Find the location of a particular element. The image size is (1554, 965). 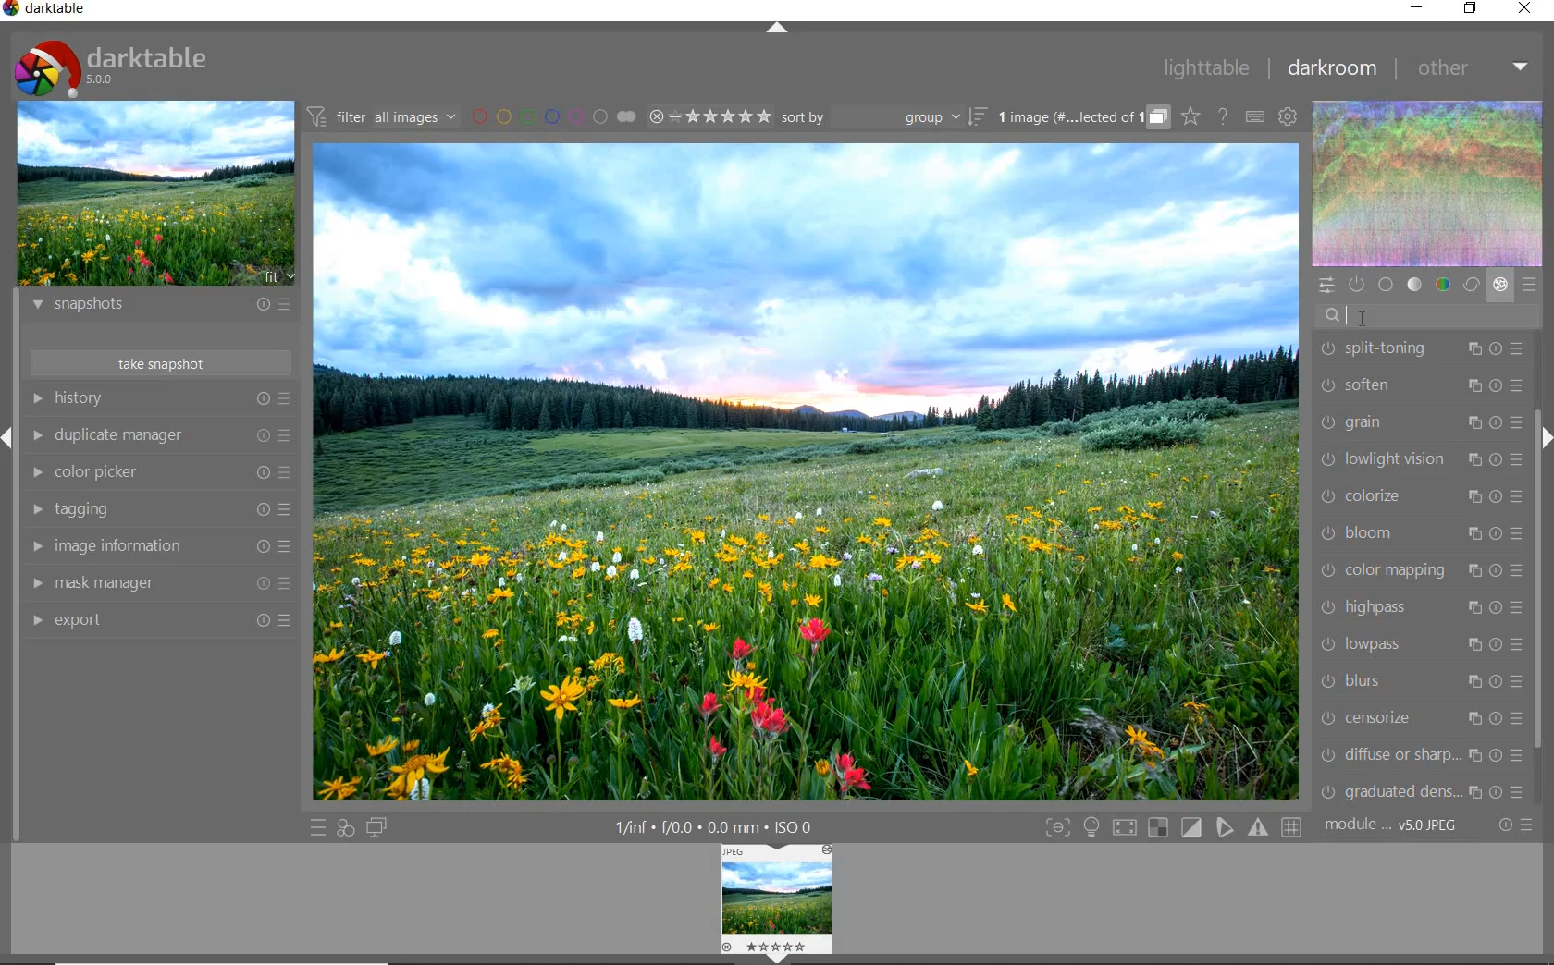

enable online help is located at coordinates (1224, 117).